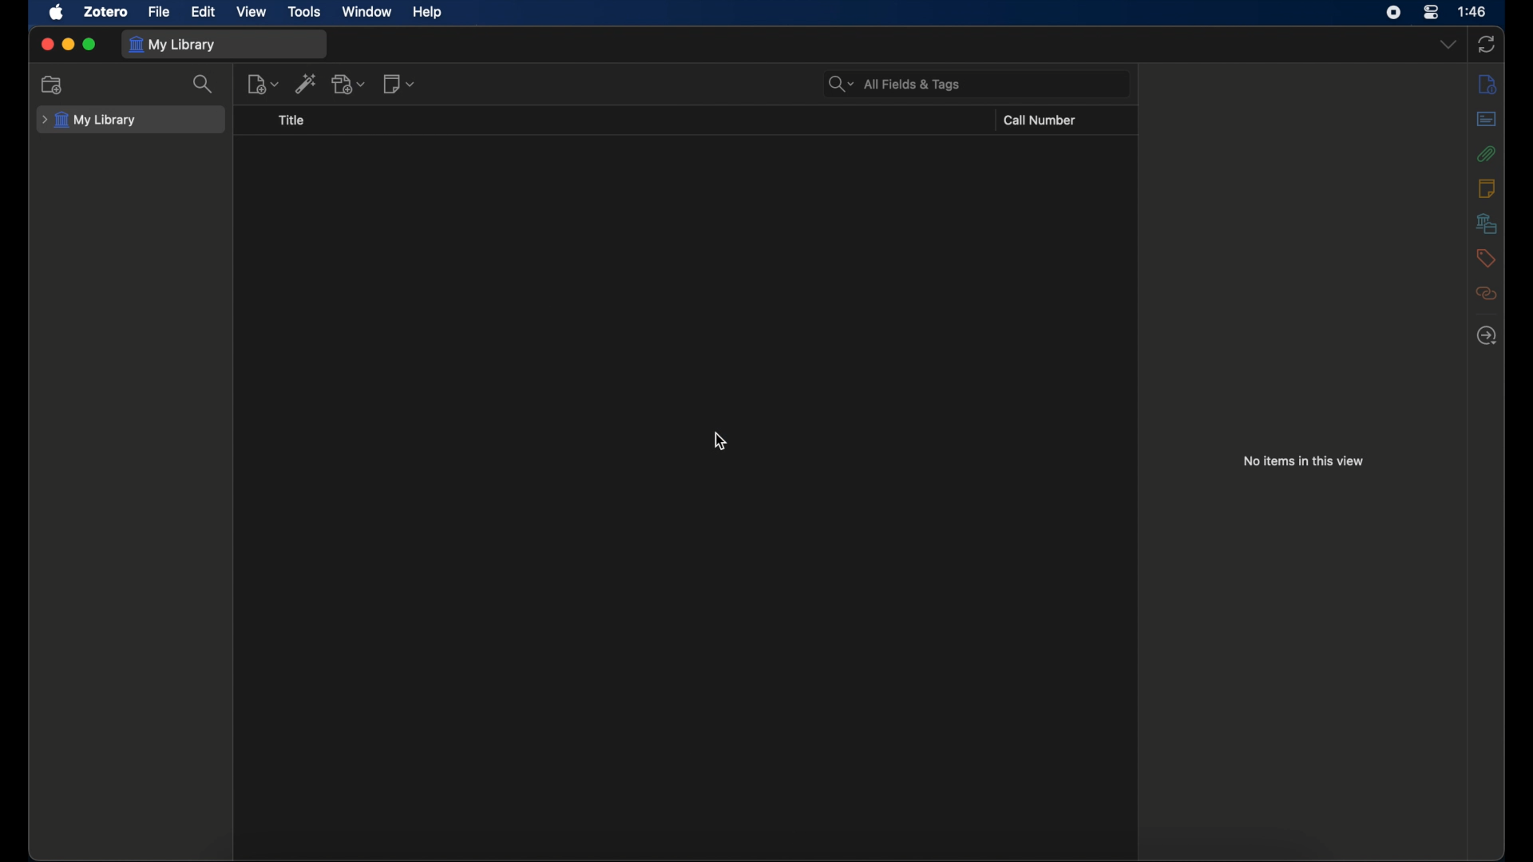 This screenshot has width=1533, height=862. What do you see at coordinates (1483, 258) in the screenshot?
I see `tags` at bounding box center [1483, 258].